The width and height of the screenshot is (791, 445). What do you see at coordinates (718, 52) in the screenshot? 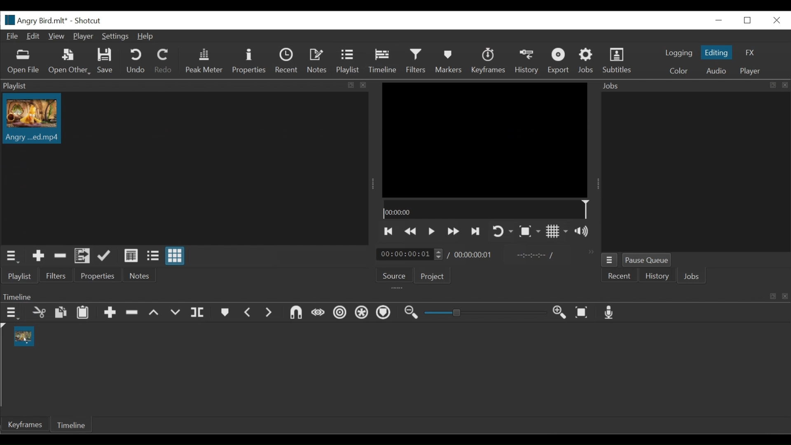
I see `Editing` at bounding box center [718, 52].